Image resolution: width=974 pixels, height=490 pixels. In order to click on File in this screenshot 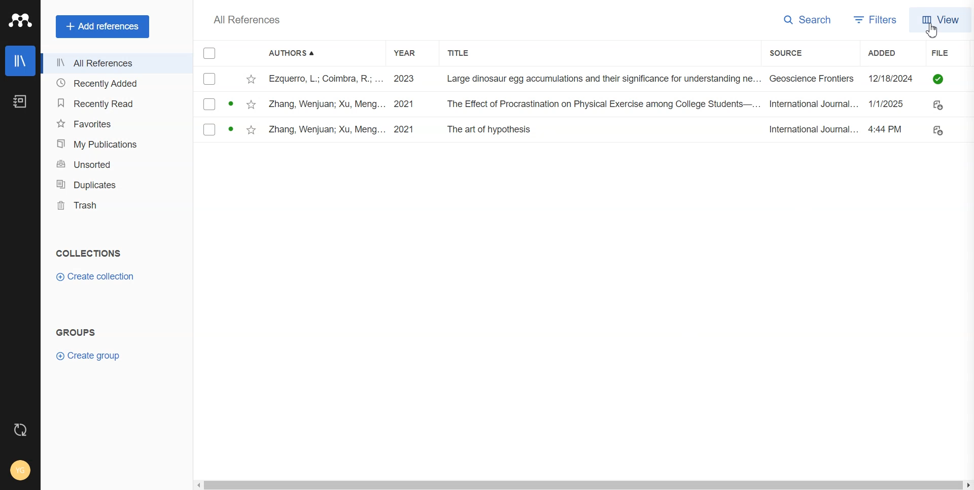, I will do `click(584, 129)`.